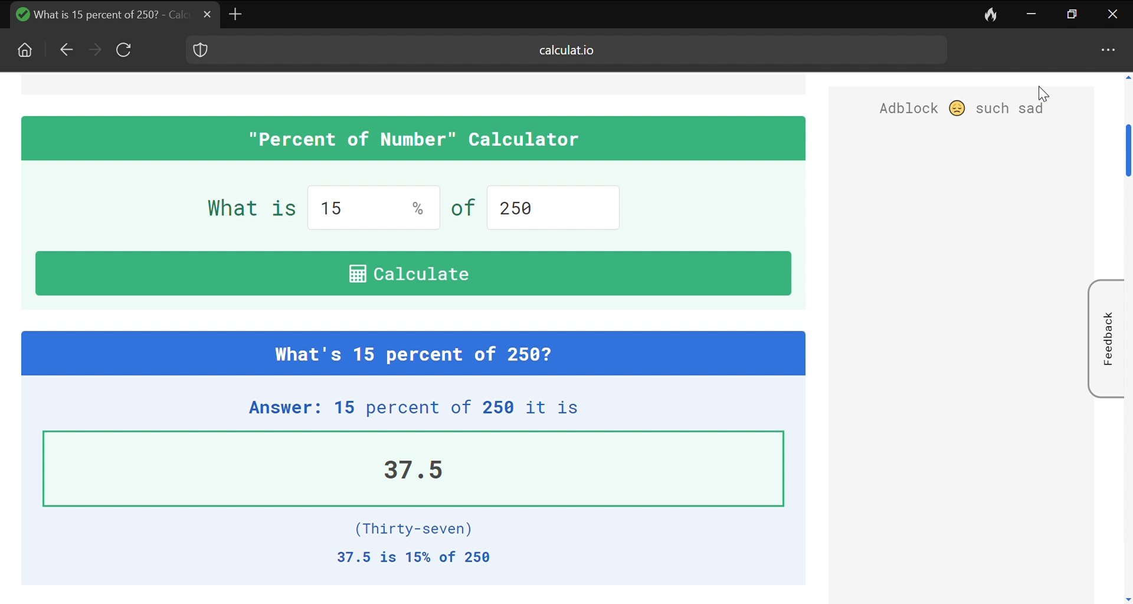 The height and width of the screenshot is (604, 1133). What do you see at coordinates (960, 109) in the screenshot?
I see `Adblock such sad` at bounding box center [960, 109].